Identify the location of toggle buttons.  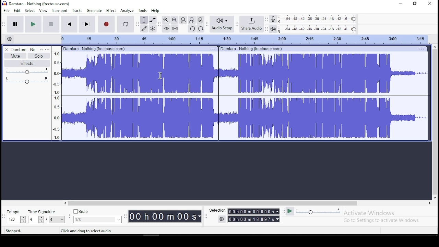
(36, 220).